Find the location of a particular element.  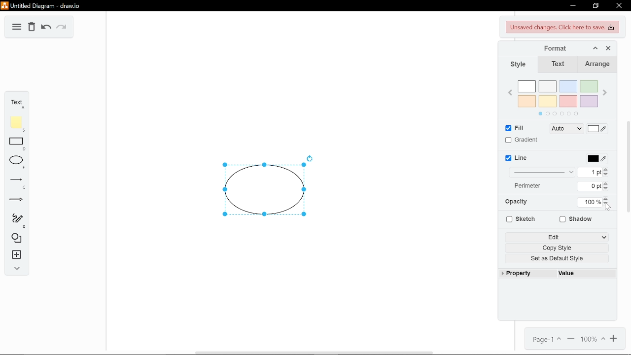

Ellipse is located at coordinates (17, 161).